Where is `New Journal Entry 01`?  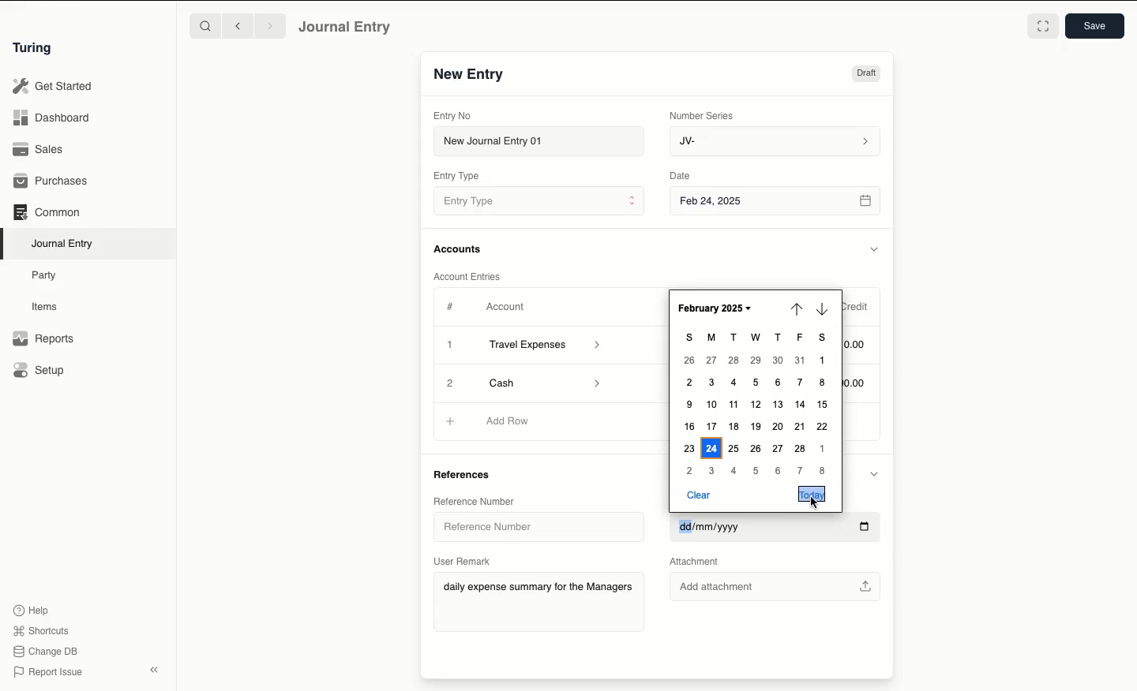
New Journal Entry 01 is located at coordinates (538, 140).